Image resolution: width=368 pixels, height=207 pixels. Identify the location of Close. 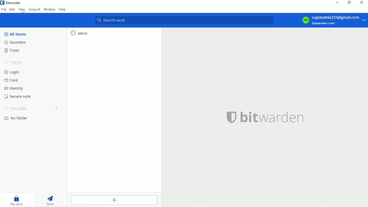
(362, 3).